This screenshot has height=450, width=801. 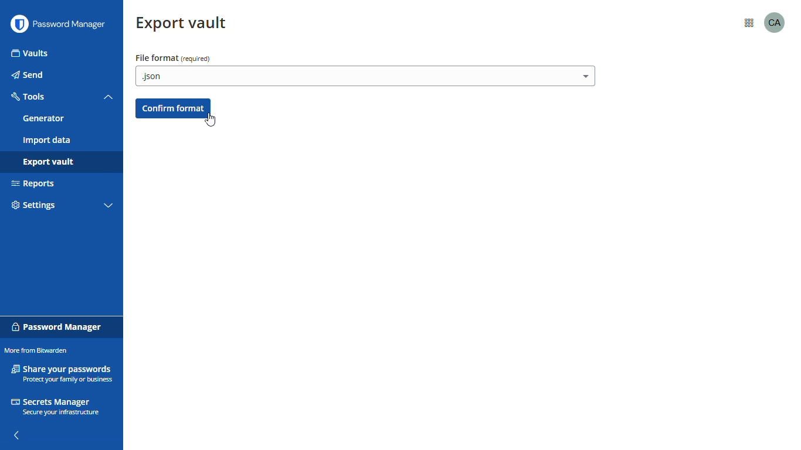 What do you see at coordinates (775, 22) in the screenshot?
I see `profile` at bounding box center [775, 22].